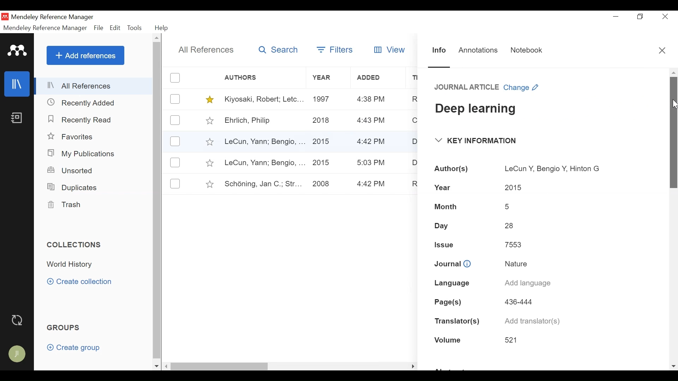 Image resolution: width=678 pixels, height=381 pixels. I want to click on Notebook, so click(16, 119).